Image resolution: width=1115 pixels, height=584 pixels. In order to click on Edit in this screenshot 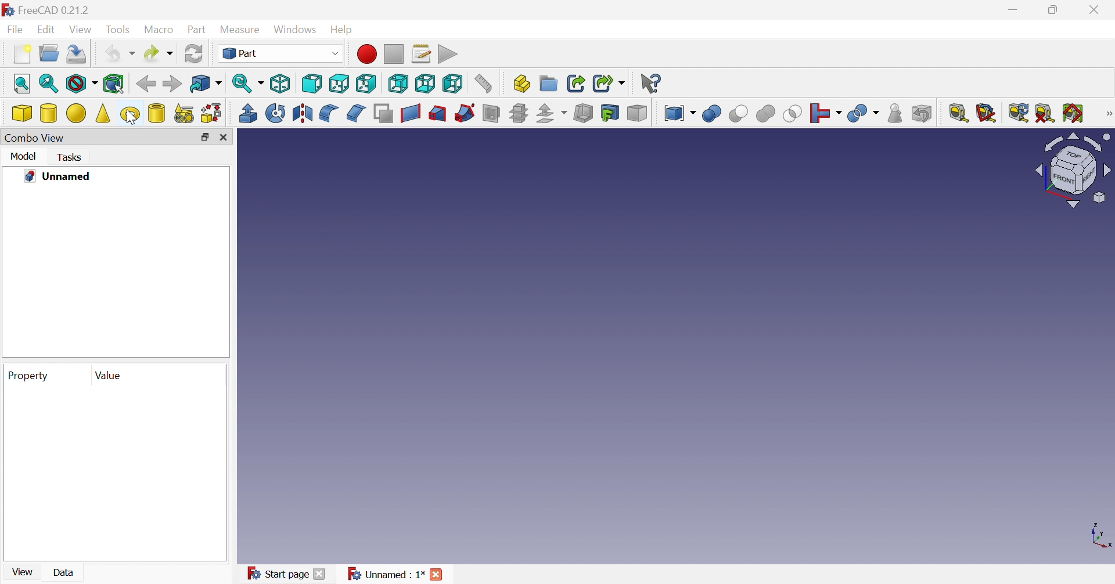, I will do `click(45, 30)`.